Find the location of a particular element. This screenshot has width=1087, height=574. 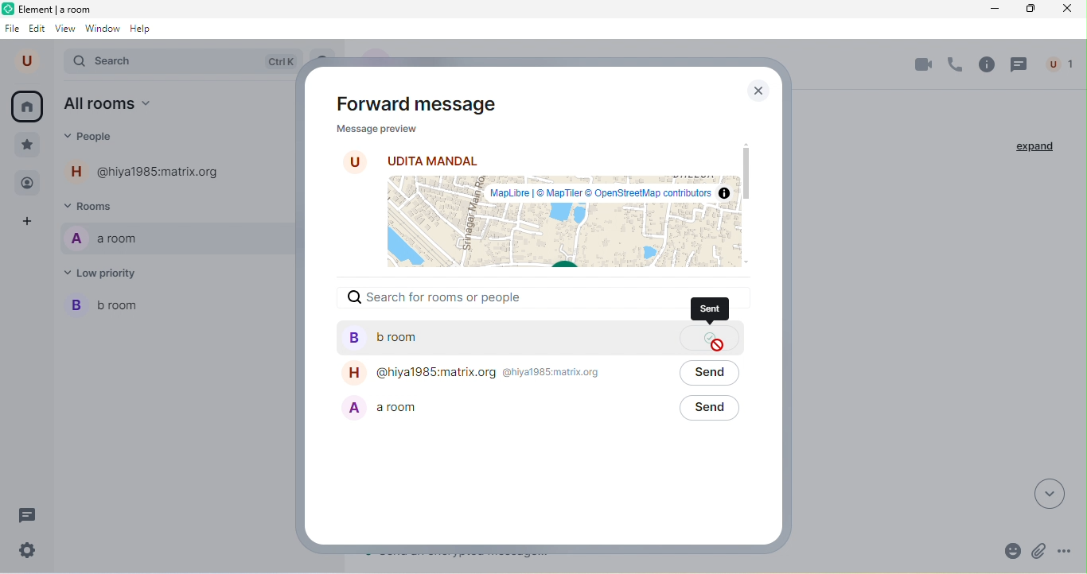

people is located at coordinates (28, 186).